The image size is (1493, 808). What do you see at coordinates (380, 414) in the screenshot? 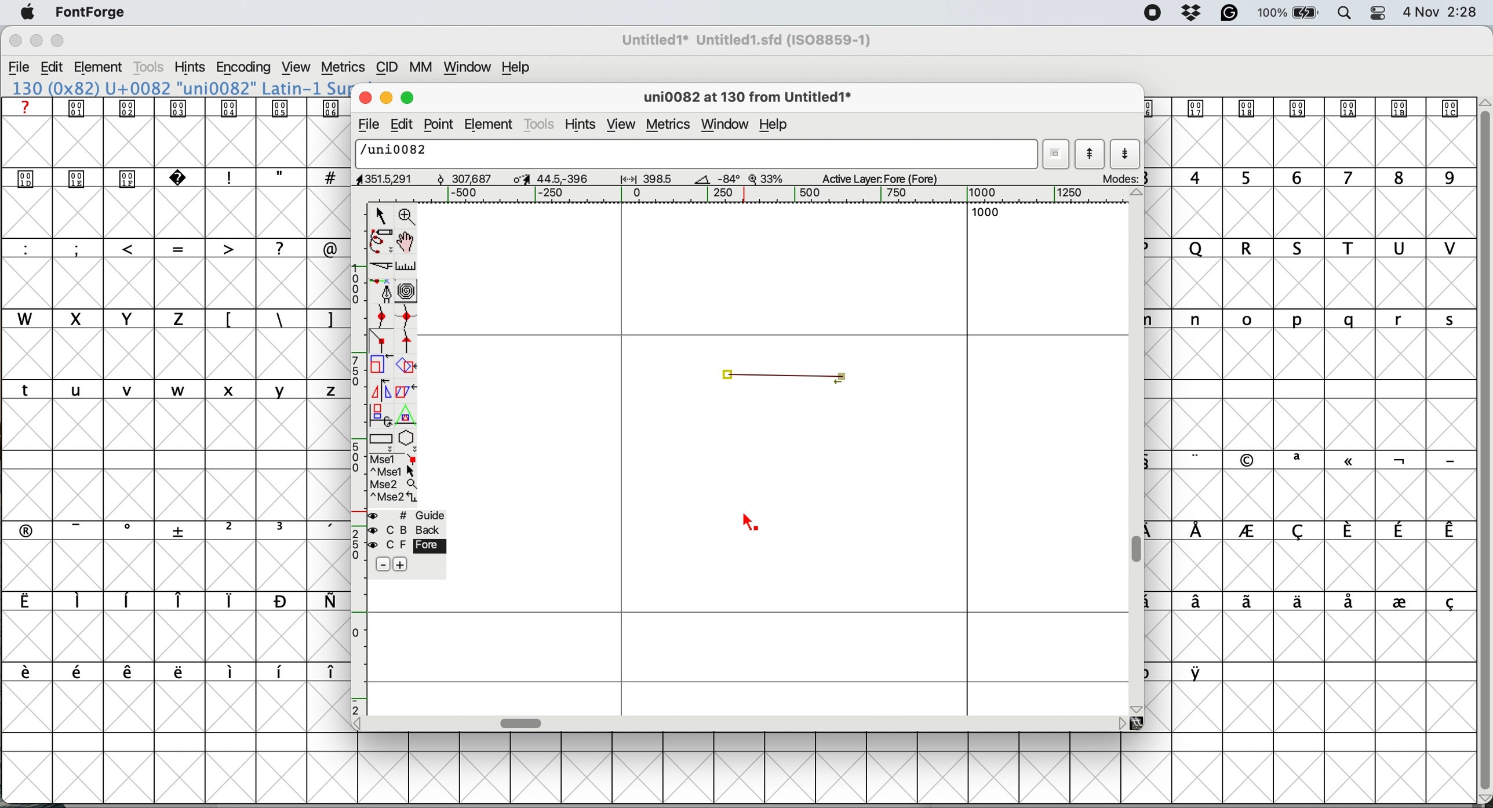
I see `rotate the selection in 3d and project back to plane` at bounding box center [380, 414].